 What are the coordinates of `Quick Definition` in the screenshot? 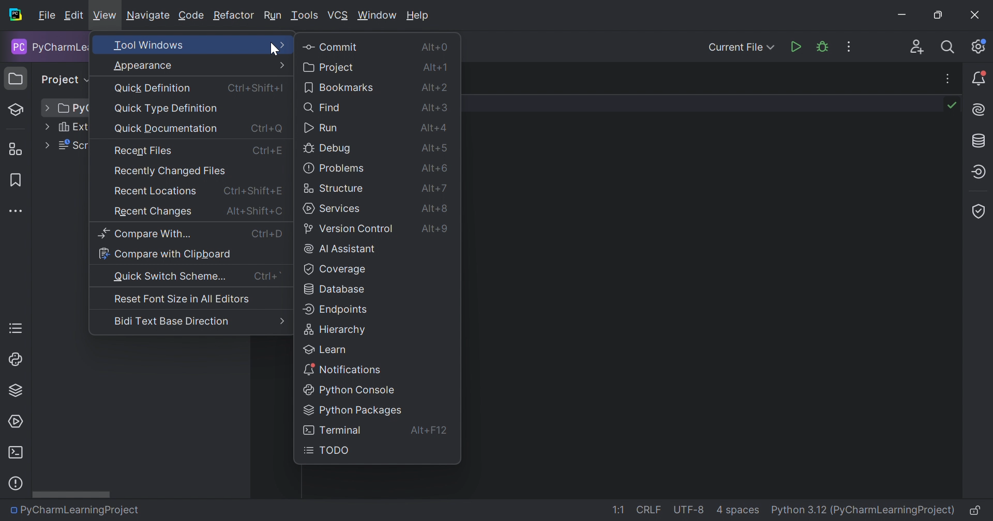 It's located at (155, 88).